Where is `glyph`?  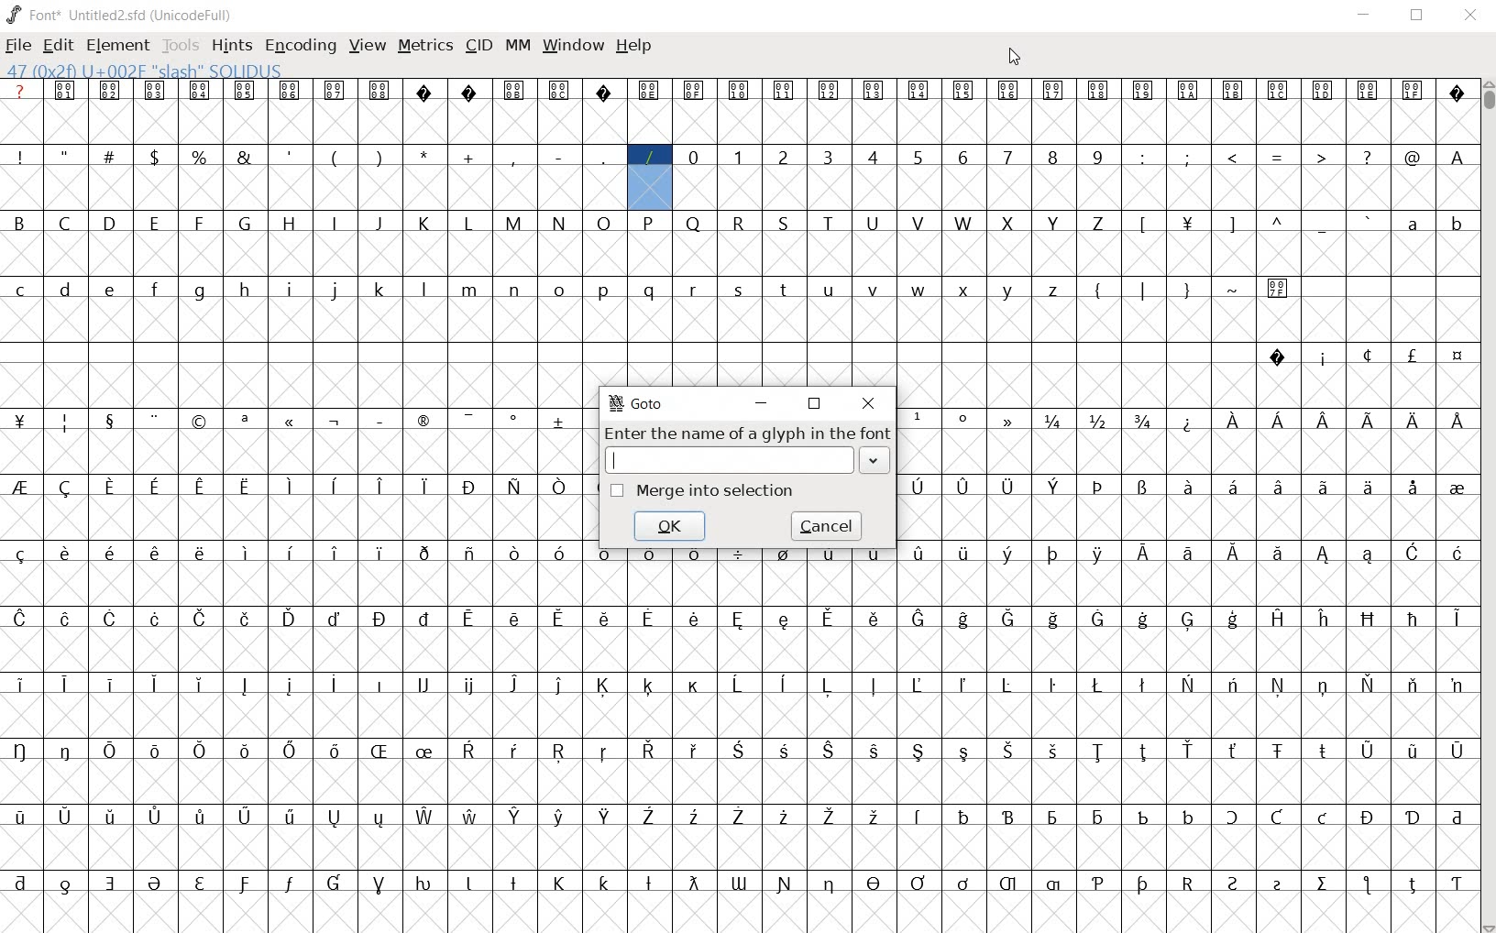 glyph is located at coordinates (112, 816).